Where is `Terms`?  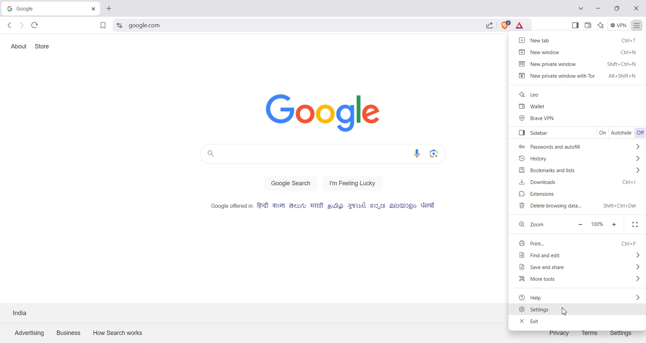
Terms is located at coordinates (590, 332).